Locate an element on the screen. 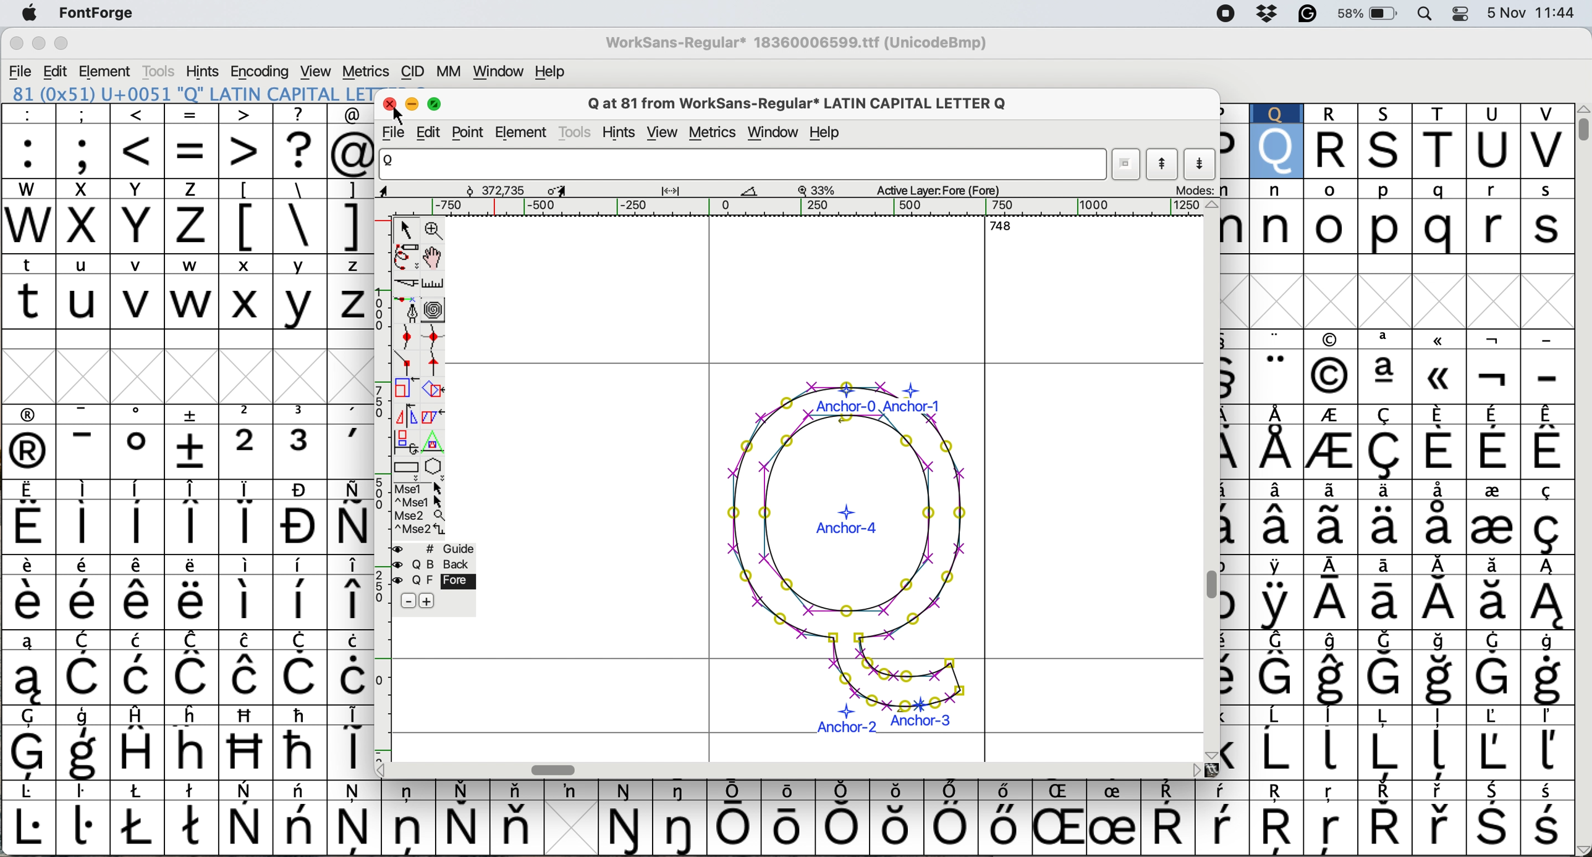 The height and width of the screenshot is (857, 1592). encoding is located at coordinates (261, 71).